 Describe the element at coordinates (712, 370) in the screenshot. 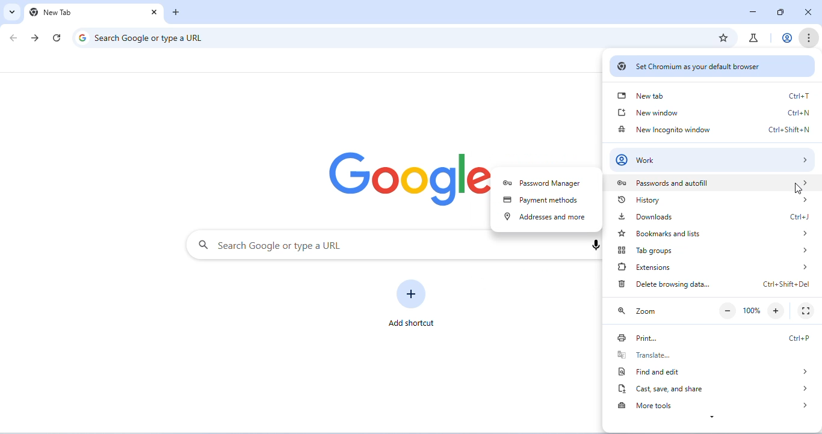

I see `find and edit` at that location.